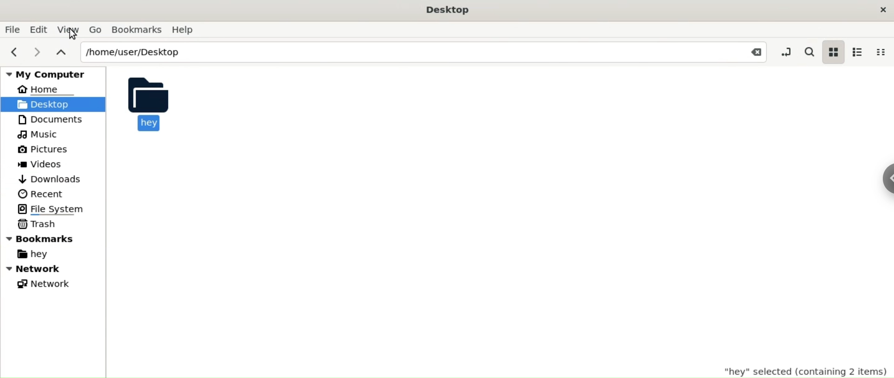 Image resolution: width=894 pixels, height=378 pixels. What do you see at coordinates (41, 194) in the screenshot?
I see `Recent` at bounding box center [41, 194].